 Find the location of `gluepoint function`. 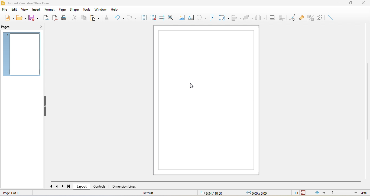

gluepoint function is located at coordinates (301, 18).